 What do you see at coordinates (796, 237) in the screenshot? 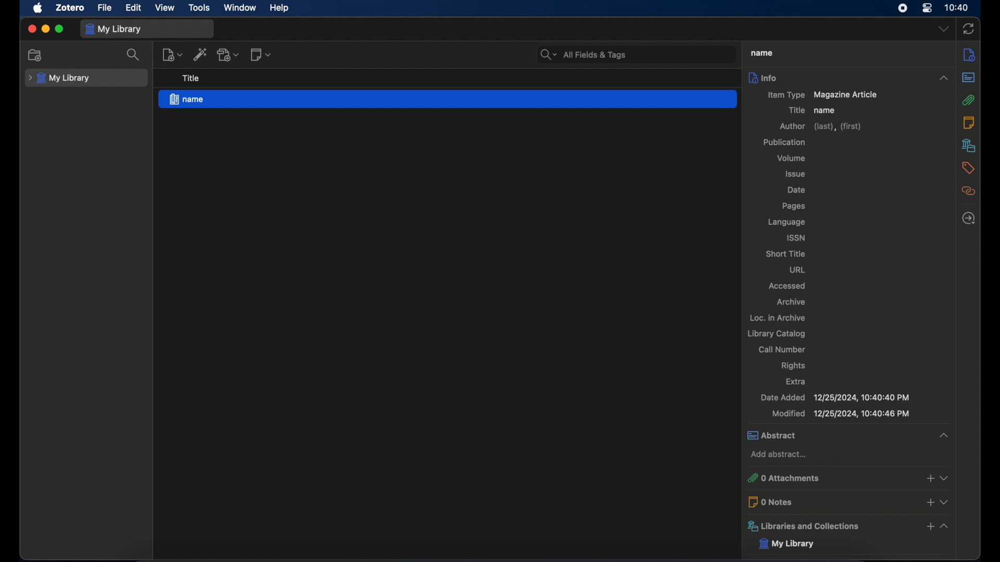
I see `issn` at bounding box center [796, 237].